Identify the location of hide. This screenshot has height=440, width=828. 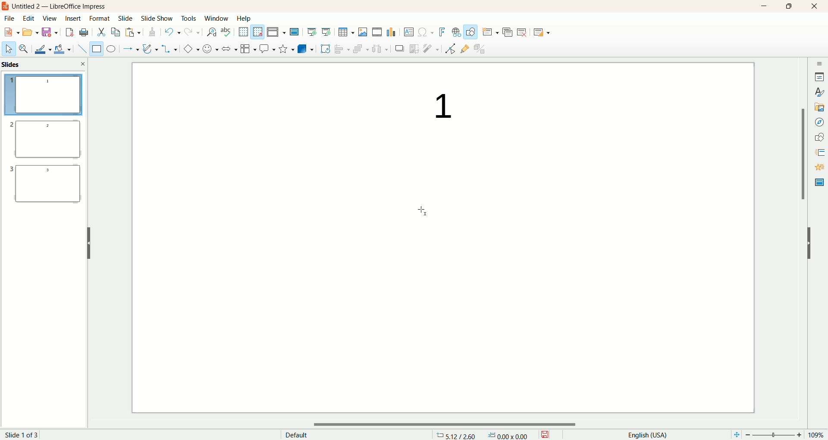
(813, 245).